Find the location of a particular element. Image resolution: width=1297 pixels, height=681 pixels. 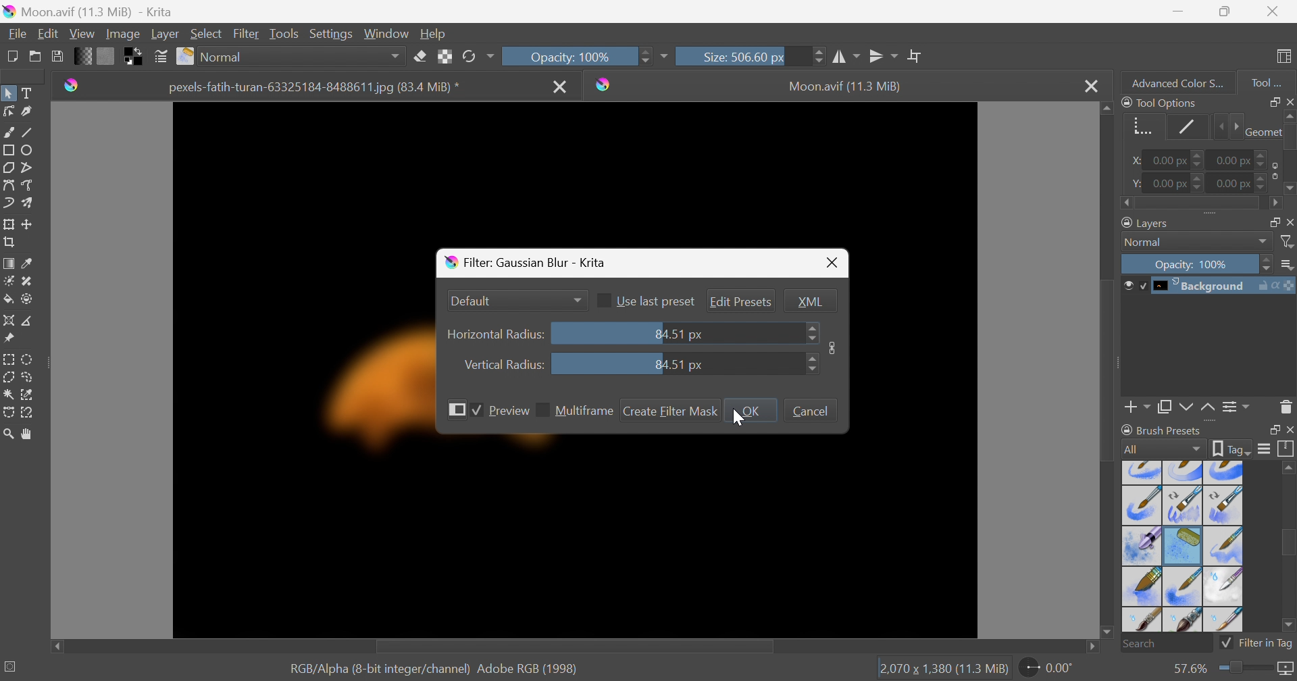

Polygonal selection tool is located at coordinates (9, 377).